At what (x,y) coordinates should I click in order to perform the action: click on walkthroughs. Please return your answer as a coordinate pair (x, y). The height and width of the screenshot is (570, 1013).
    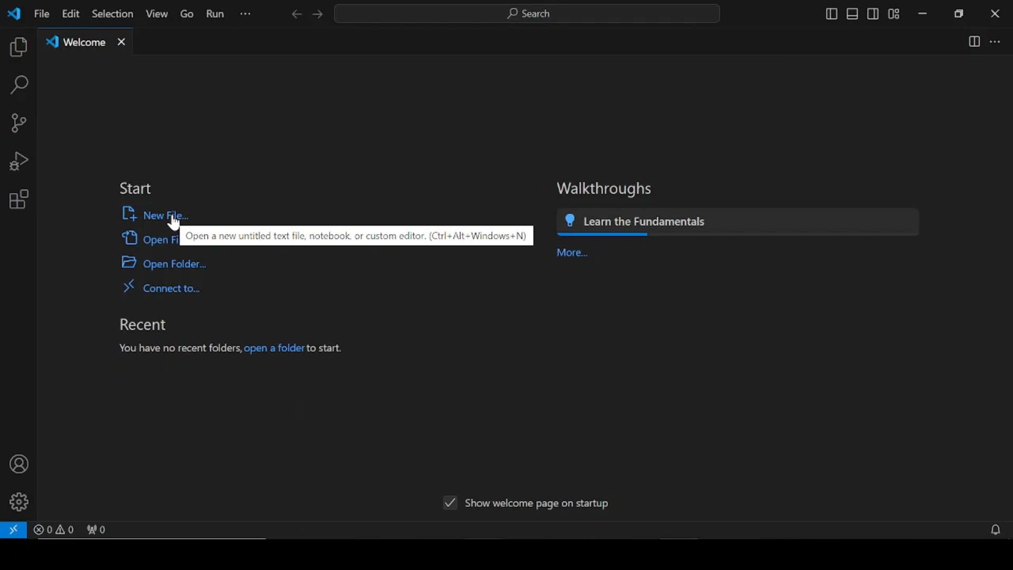
    Looking at the image, I should click on (606, 189).